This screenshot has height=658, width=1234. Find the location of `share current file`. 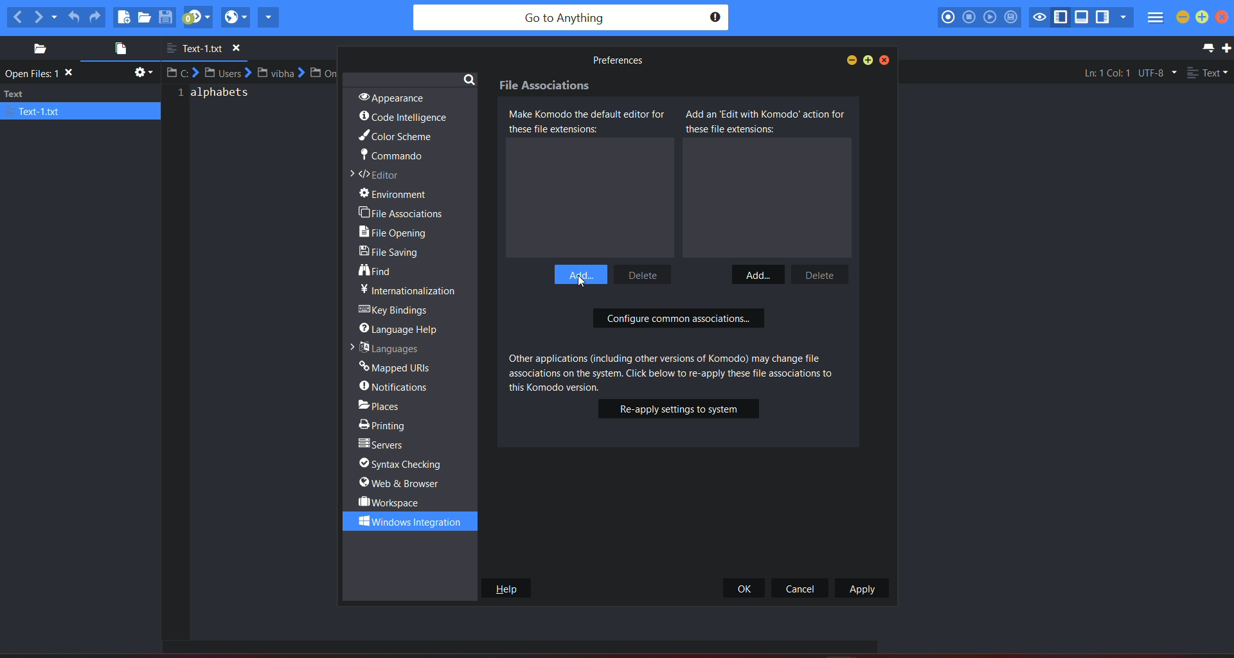

share current file is located at coordinates (269, 17).